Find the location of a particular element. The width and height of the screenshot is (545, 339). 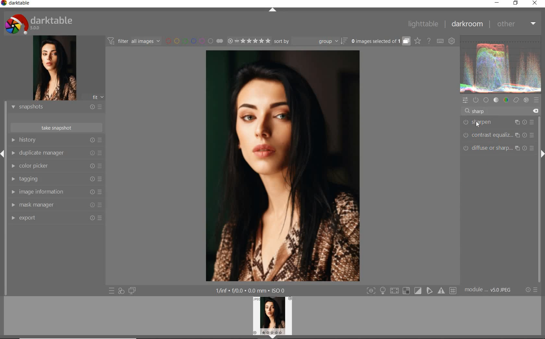

expand/collapse is located at coordinates (273, 10).